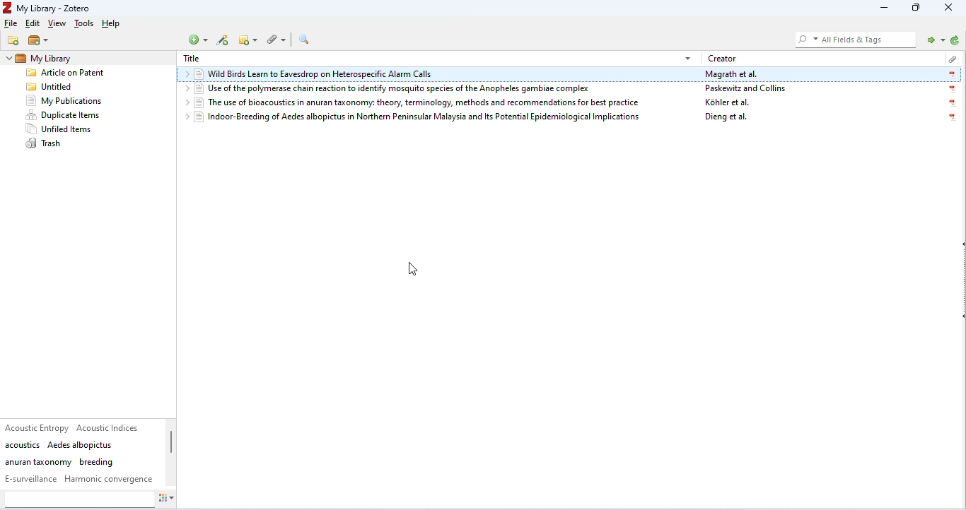  What do you see at coordinates (32, 25) in the screenshot?
I see `edit` at bounding box center [32, 25].